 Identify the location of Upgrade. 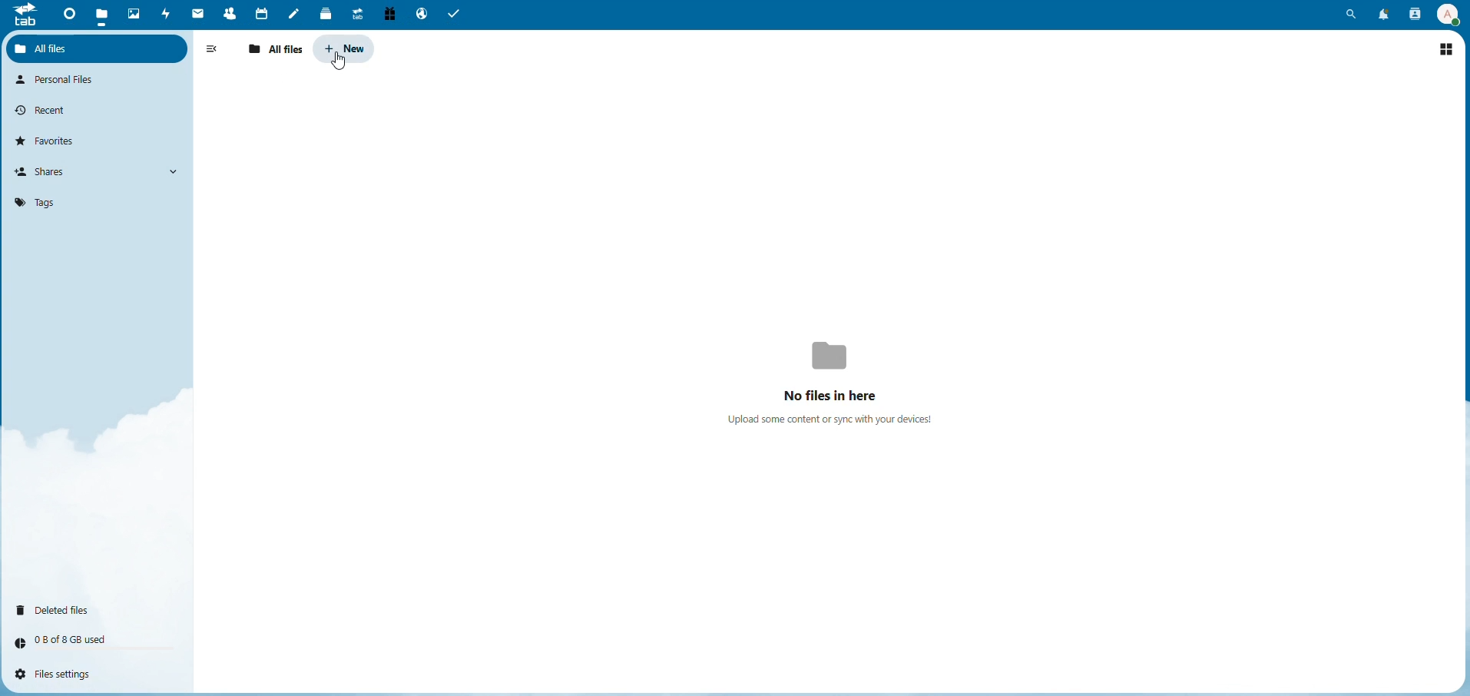
(356, 14).